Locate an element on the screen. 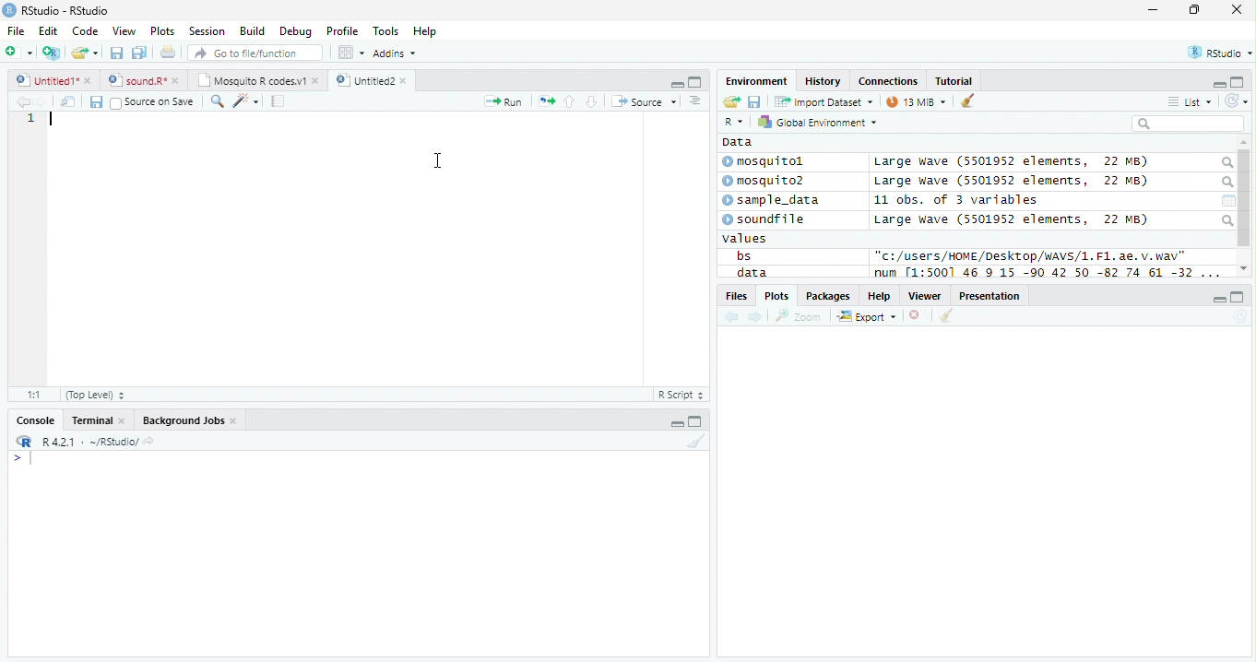 The height and width of the screenshot is (662, 1256). 11 obs. of 3 variables is located at coordinates (956, 200).